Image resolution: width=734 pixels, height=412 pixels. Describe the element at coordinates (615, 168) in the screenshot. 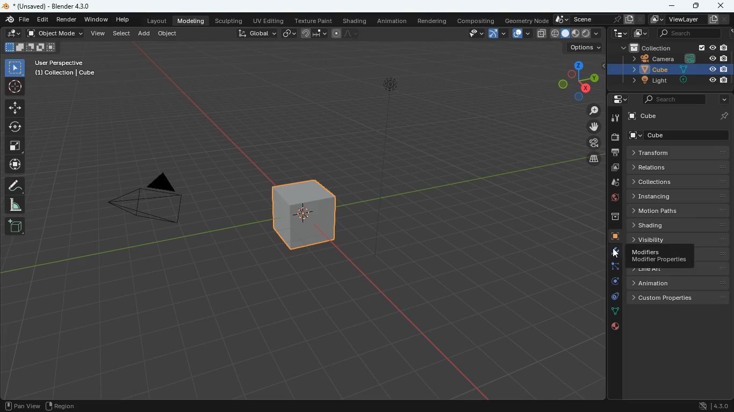

I see `image` at that location.